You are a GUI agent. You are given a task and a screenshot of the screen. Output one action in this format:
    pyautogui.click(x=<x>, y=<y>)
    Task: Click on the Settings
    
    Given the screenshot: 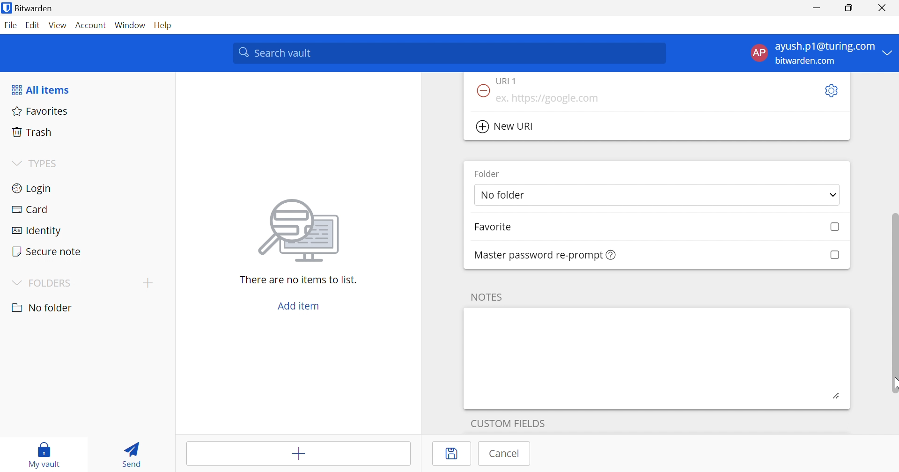 What is the action you would take?
    pyautogui.click(x=830, y=91)
    